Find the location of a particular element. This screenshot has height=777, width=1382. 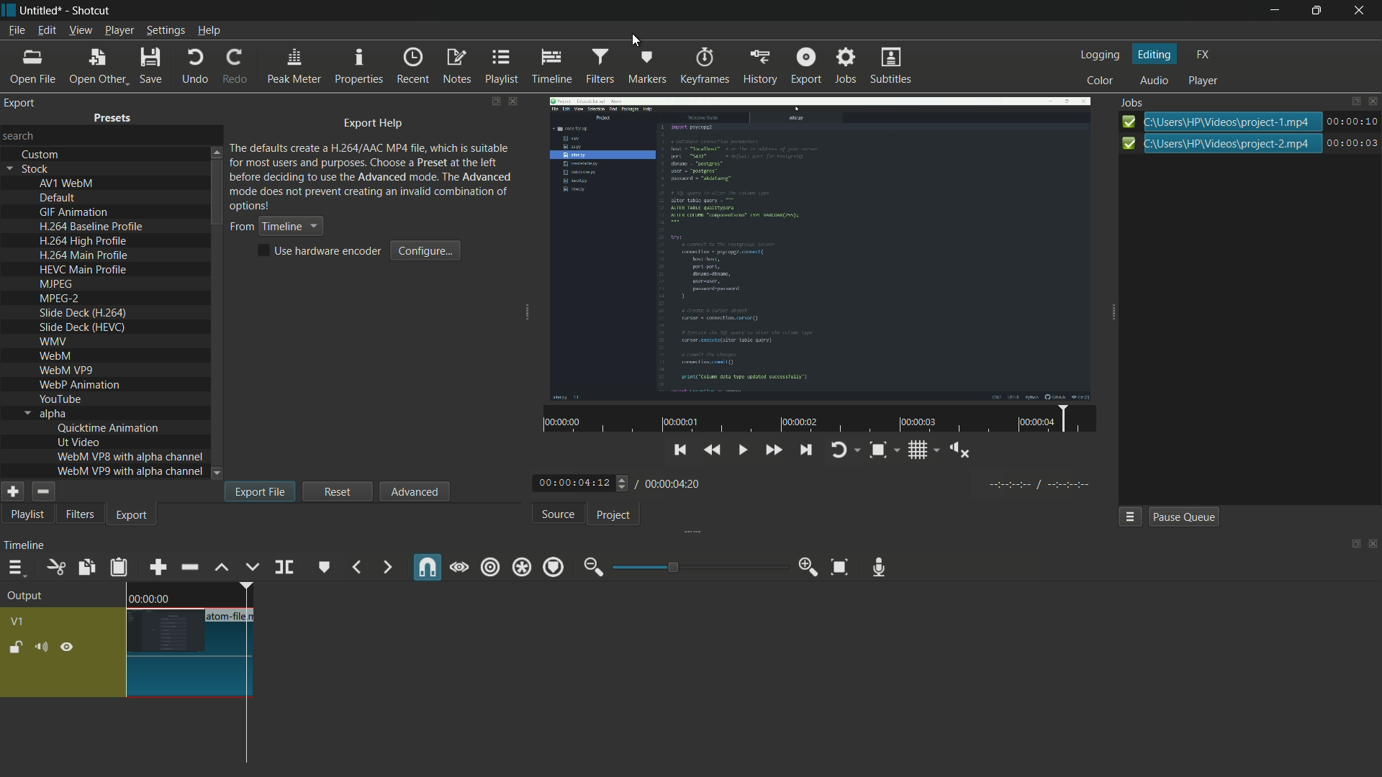

mjpeg is located at coordinates (54, 285).